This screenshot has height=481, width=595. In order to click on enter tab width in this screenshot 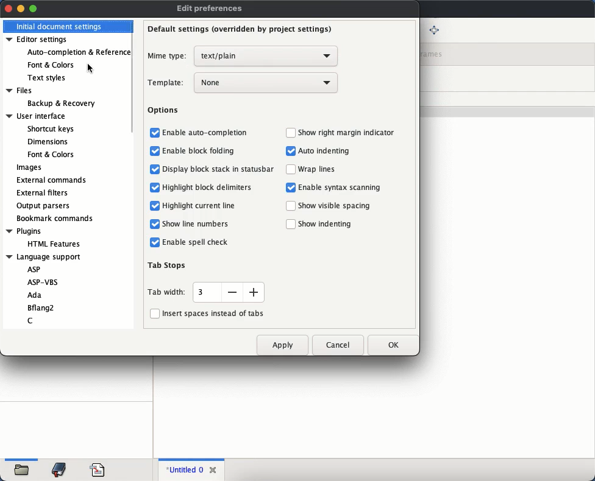, I will do `click(206, 292)`.